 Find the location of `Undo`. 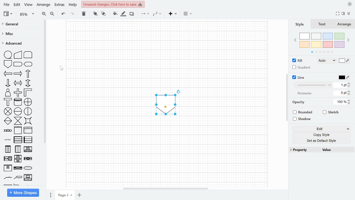

Undo is located at coordinates (63, 14).